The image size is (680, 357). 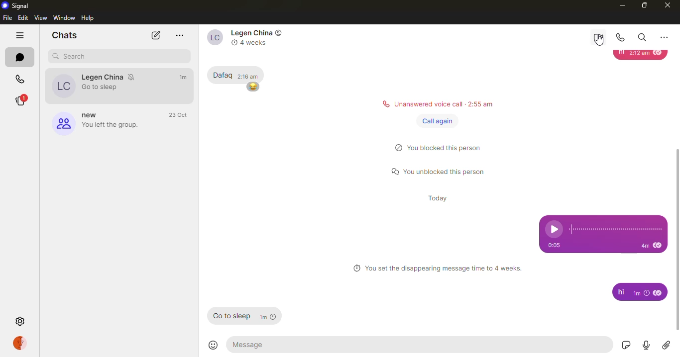 What do you see at coordinates (101, 88) in the screenshot?
I see `Go to sleep` at bounding box center [101, 88].